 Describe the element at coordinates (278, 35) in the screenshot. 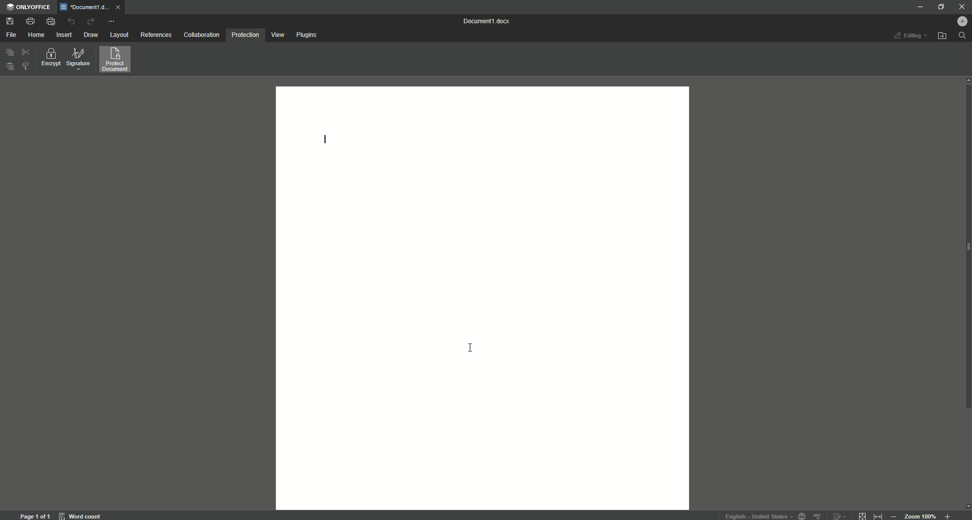

I see `View` at that location.